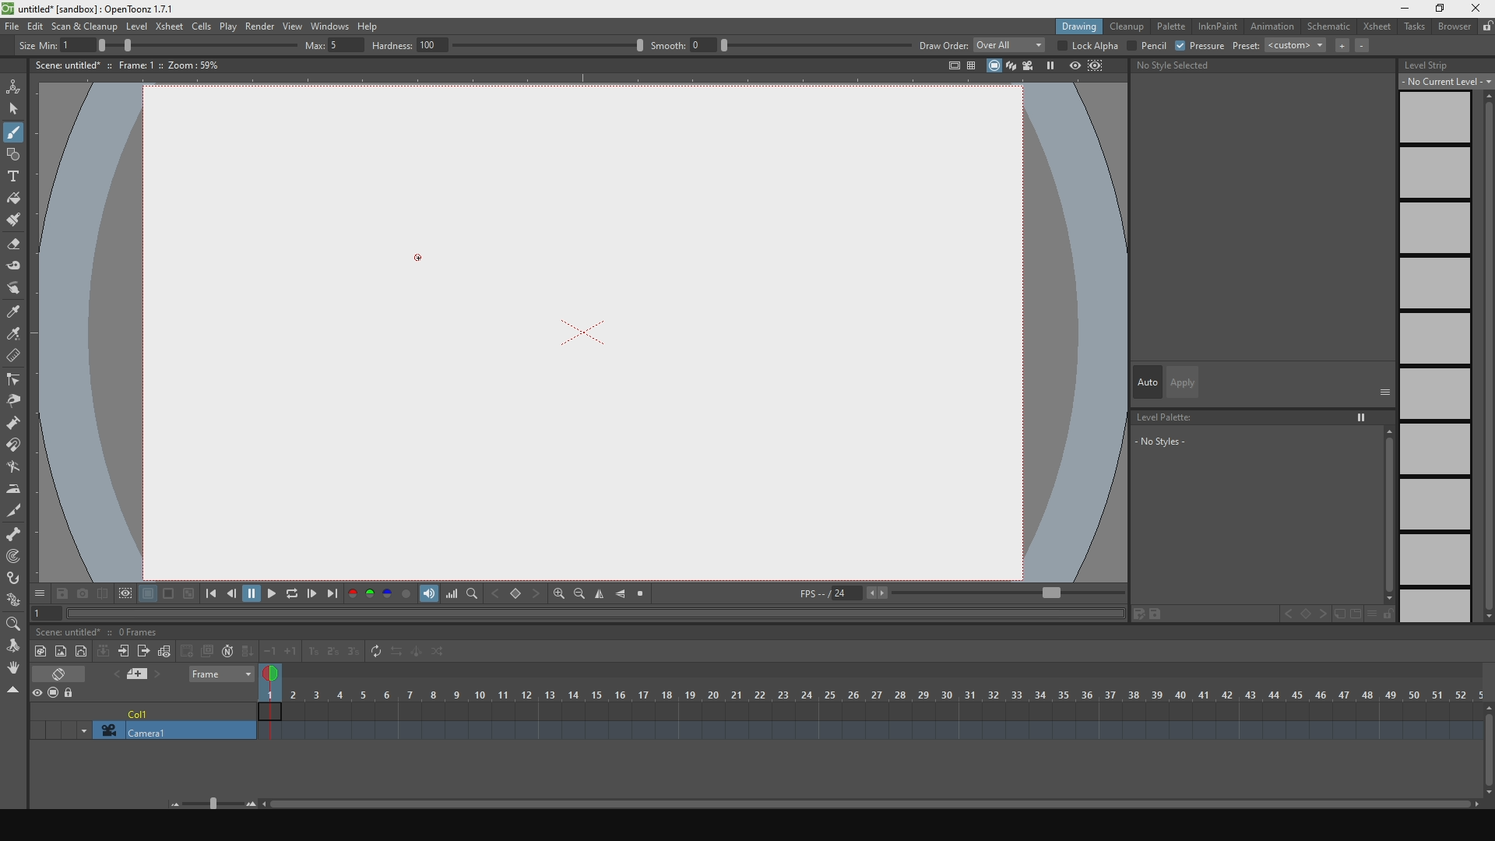  I want to click on size min, so click(59, 44).